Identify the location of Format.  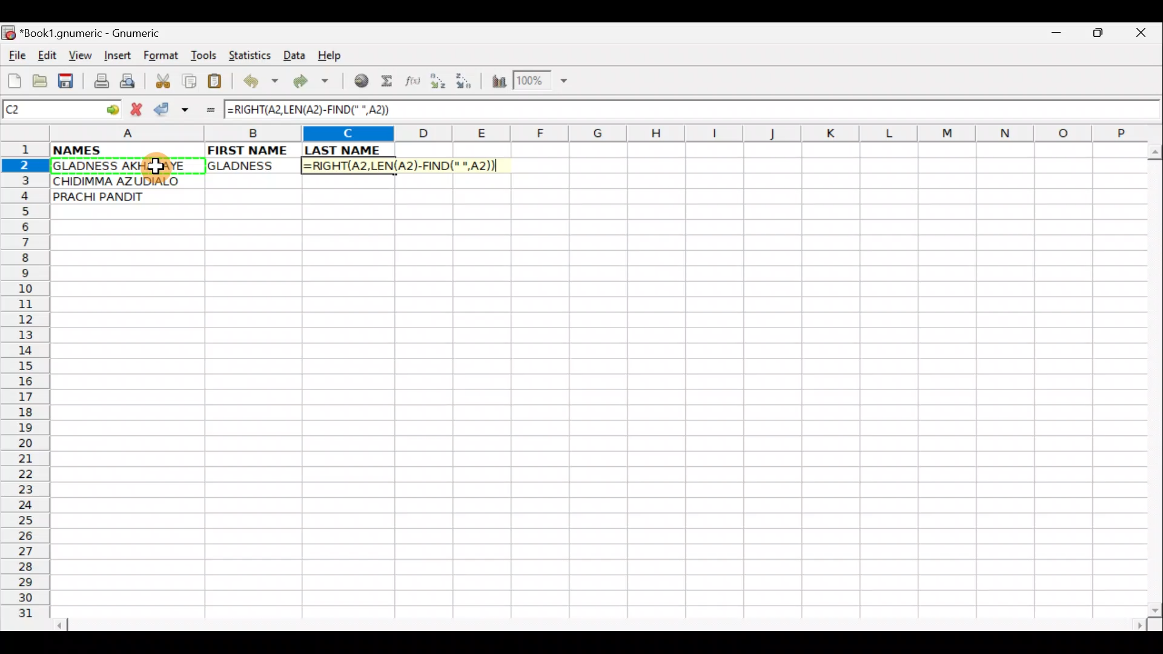
(164, 57).